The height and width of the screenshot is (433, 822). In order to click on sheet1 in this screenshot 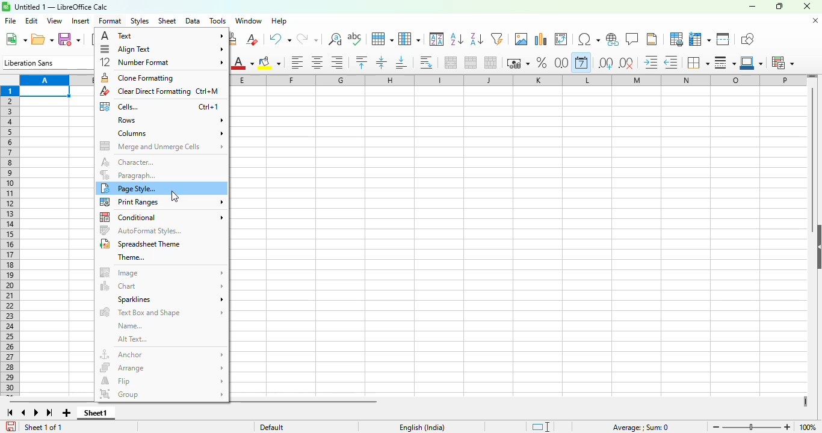, I will do `click(97, 413)`.